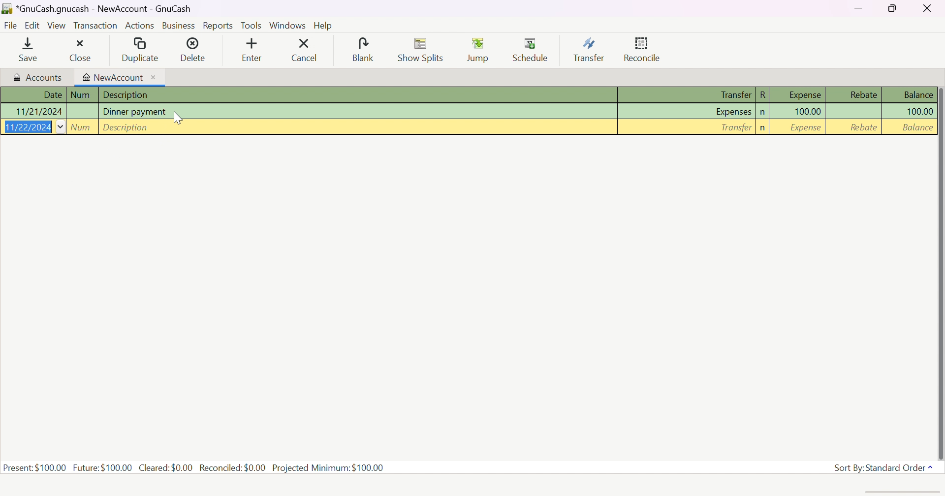 This screenshot has height=496, width=945. I want to click on Restore Down, so click(894, 8).